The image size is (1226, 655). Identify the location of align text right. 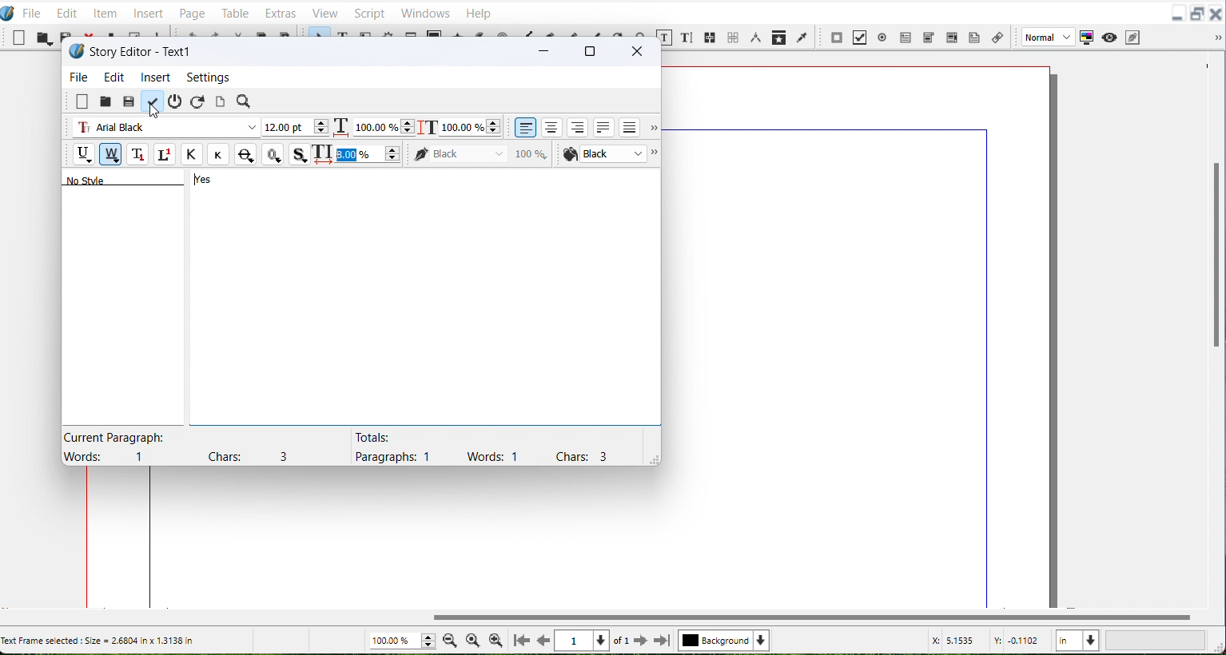
(578, 127).